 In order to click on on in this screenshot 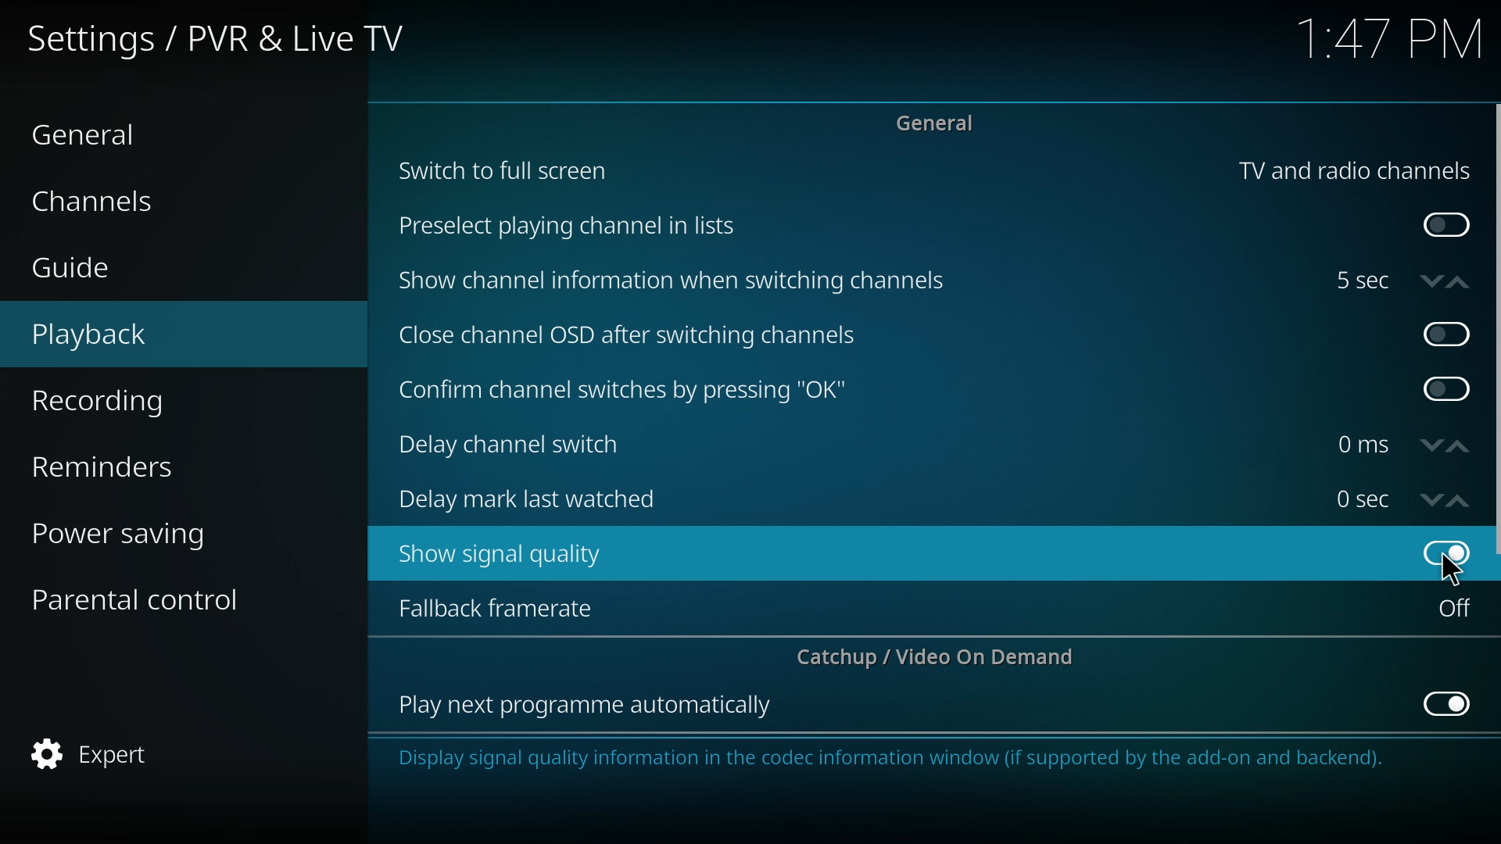, I will do `click(1455, 608)`.